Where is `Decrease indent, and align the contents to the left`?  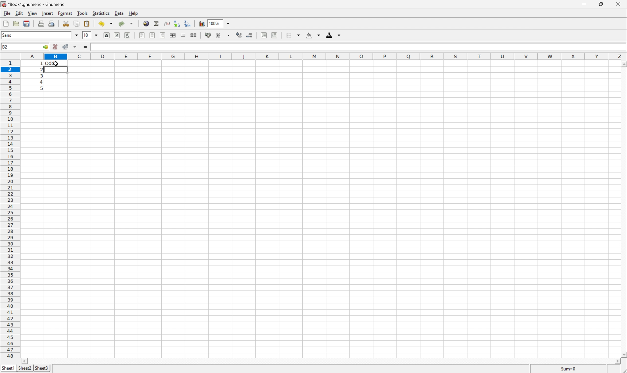
Decrease indent, and align the contents to the left is located at coordinates (264, 34).